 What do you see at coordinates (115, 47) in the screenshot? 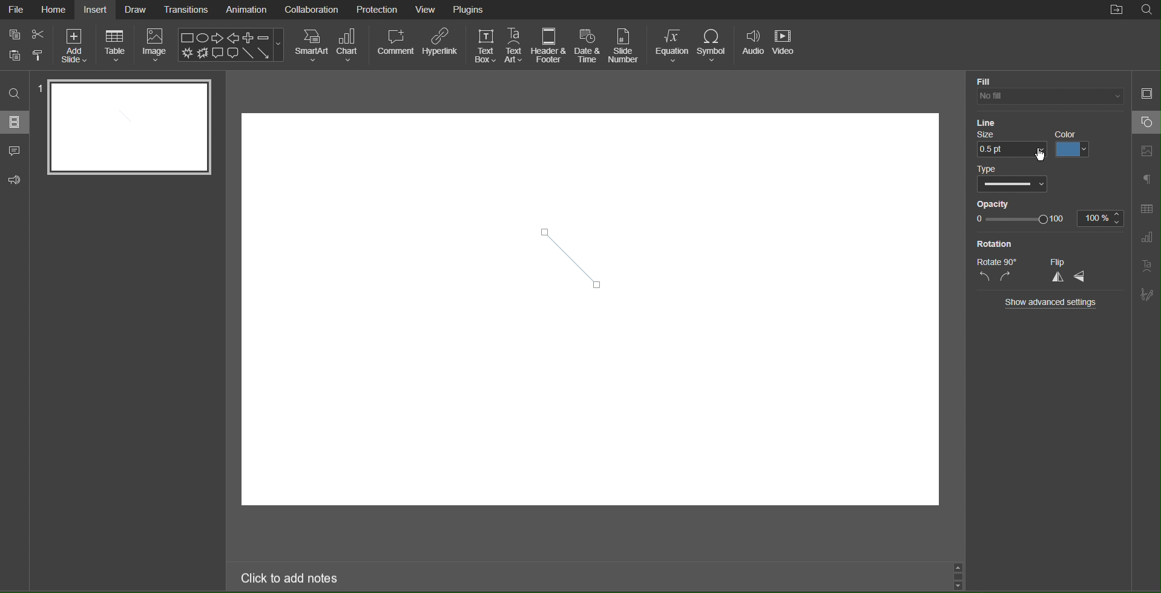
I see `Table` at bounding box center [115, 47].